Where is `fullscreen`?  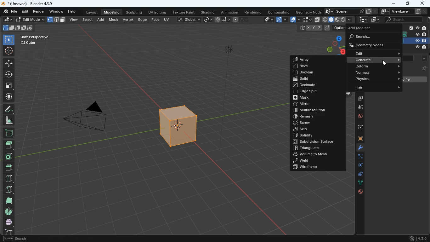 fullscreen is located at coordinates (305, 19).